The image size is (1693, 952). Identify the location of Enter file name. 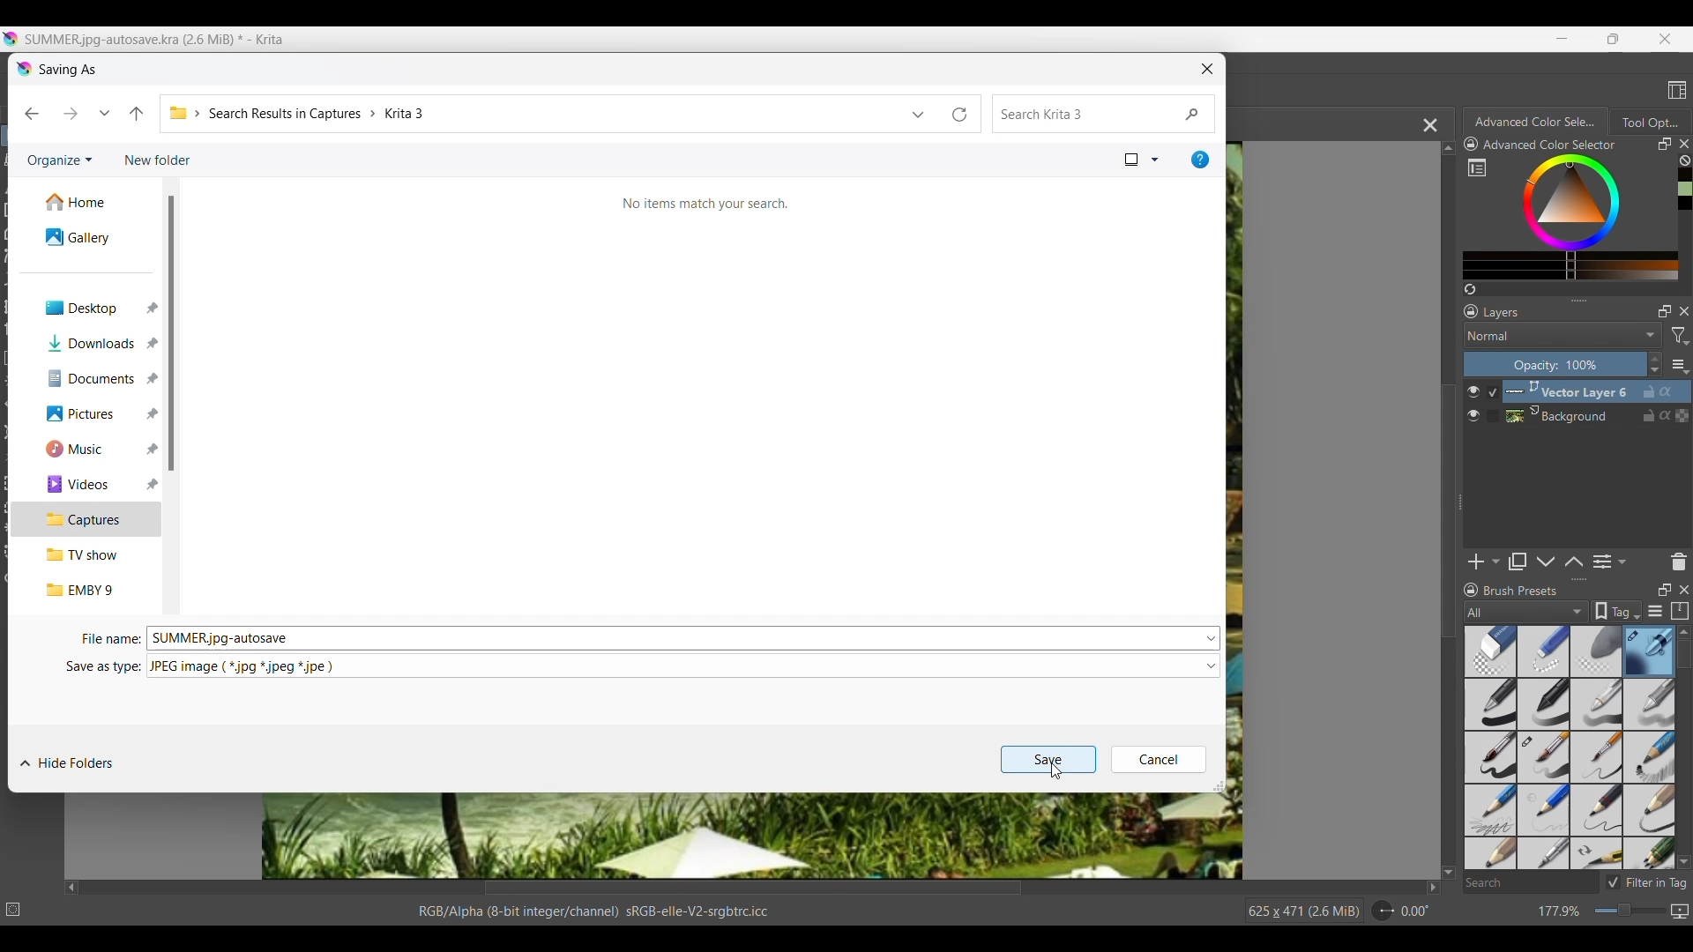
(673, 638).